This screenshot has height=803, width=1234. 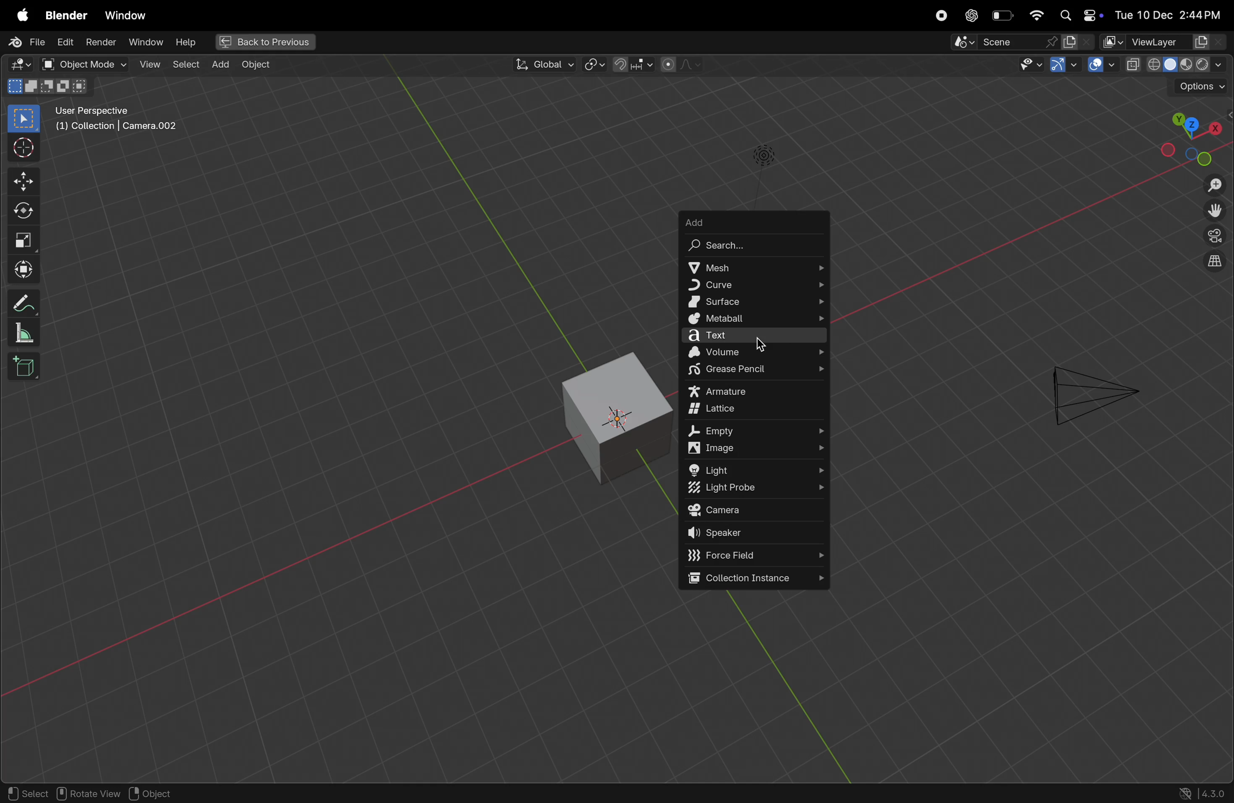 I want to click on File, so click(x=28, y=41).